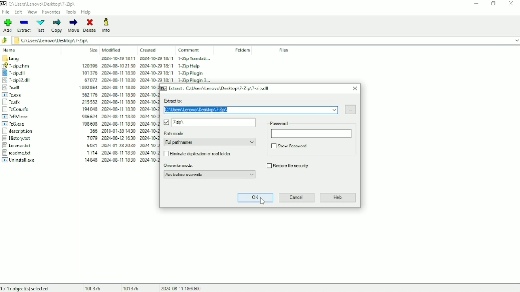 The height and width of the screenshot is (292, 520). What do you see at coordinates (262, 202) in the screenshot?
I see `cursor` at bounding box center [262, 202].